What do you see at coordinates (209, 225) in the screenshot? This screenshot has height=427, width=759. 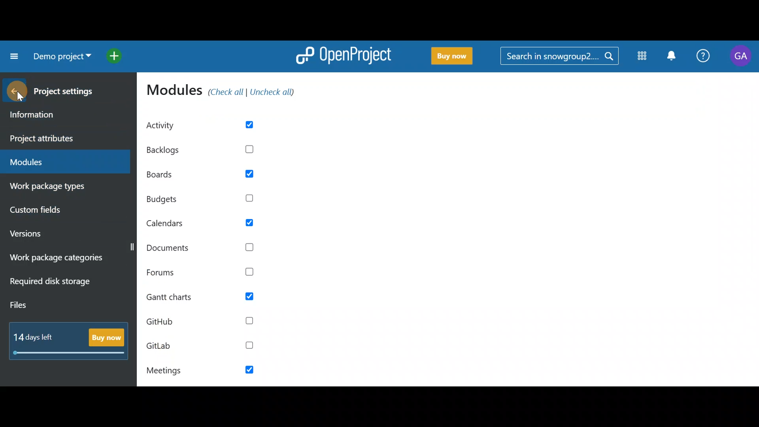 I see `Calendars` at bounding box center [209, 225].